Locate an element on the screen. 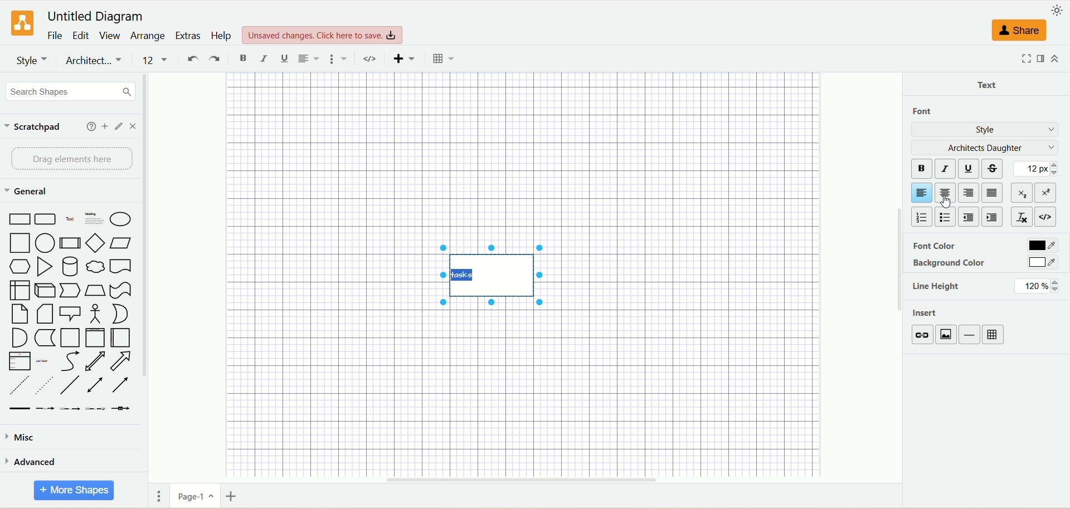  Bold is located at coordinates (244, 59).